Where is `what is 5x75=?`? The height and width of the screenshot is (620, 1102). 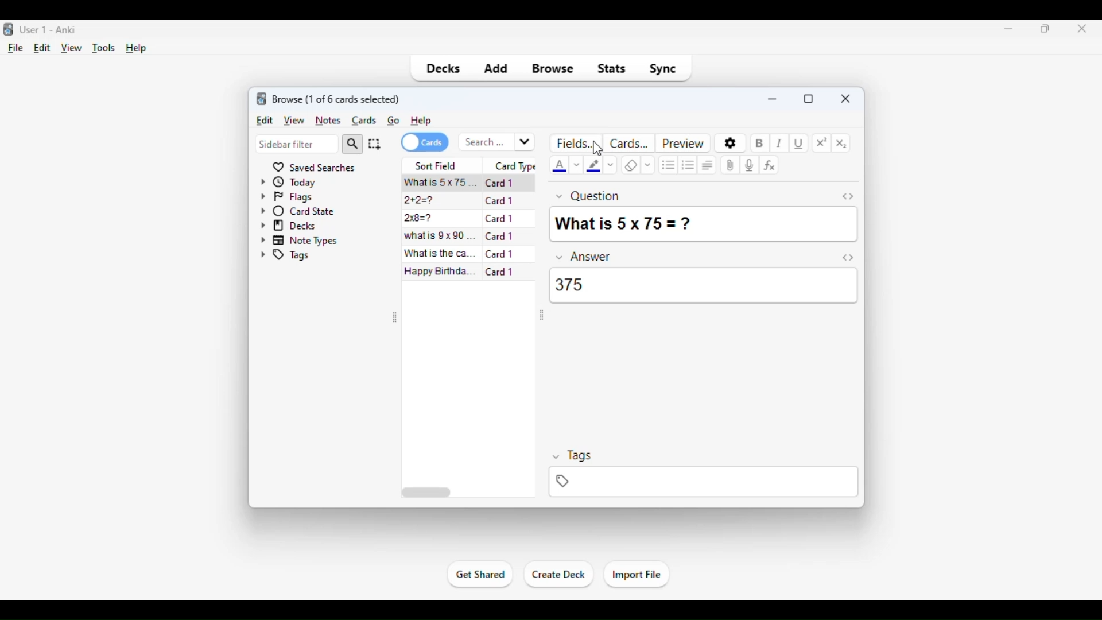
what is 5x75=? is located at coordinates (439, 181).